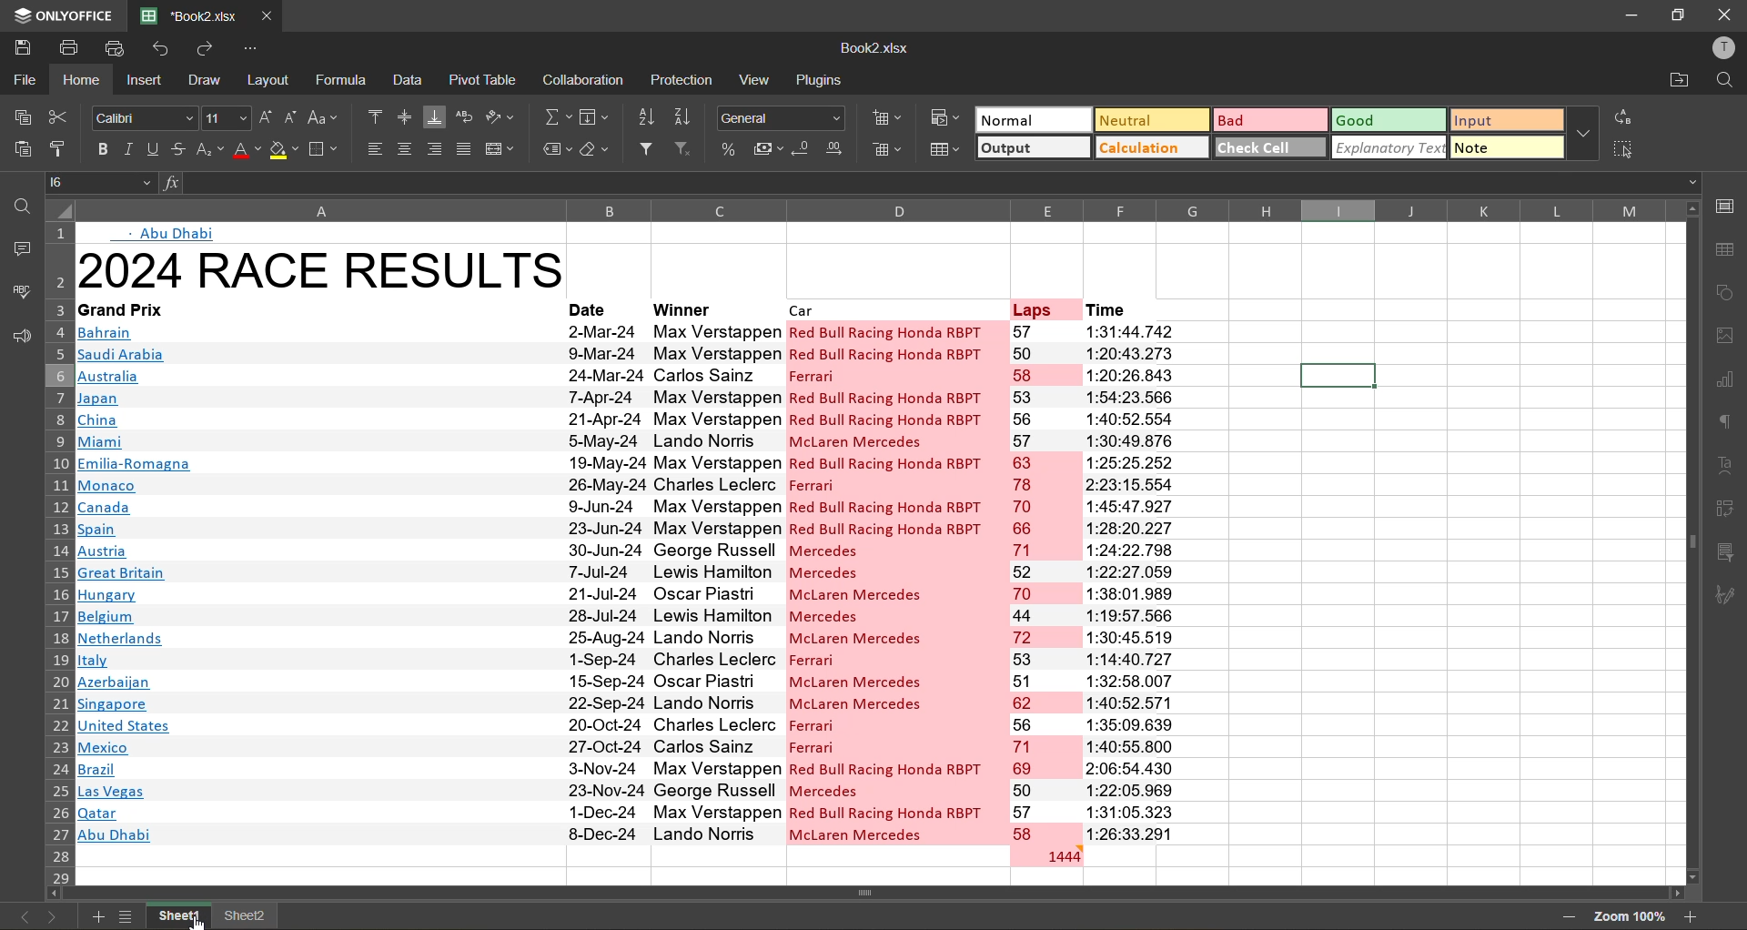 The width and height of the screenshot is (1747, 930). I want to click on close, so click(1725, 16).